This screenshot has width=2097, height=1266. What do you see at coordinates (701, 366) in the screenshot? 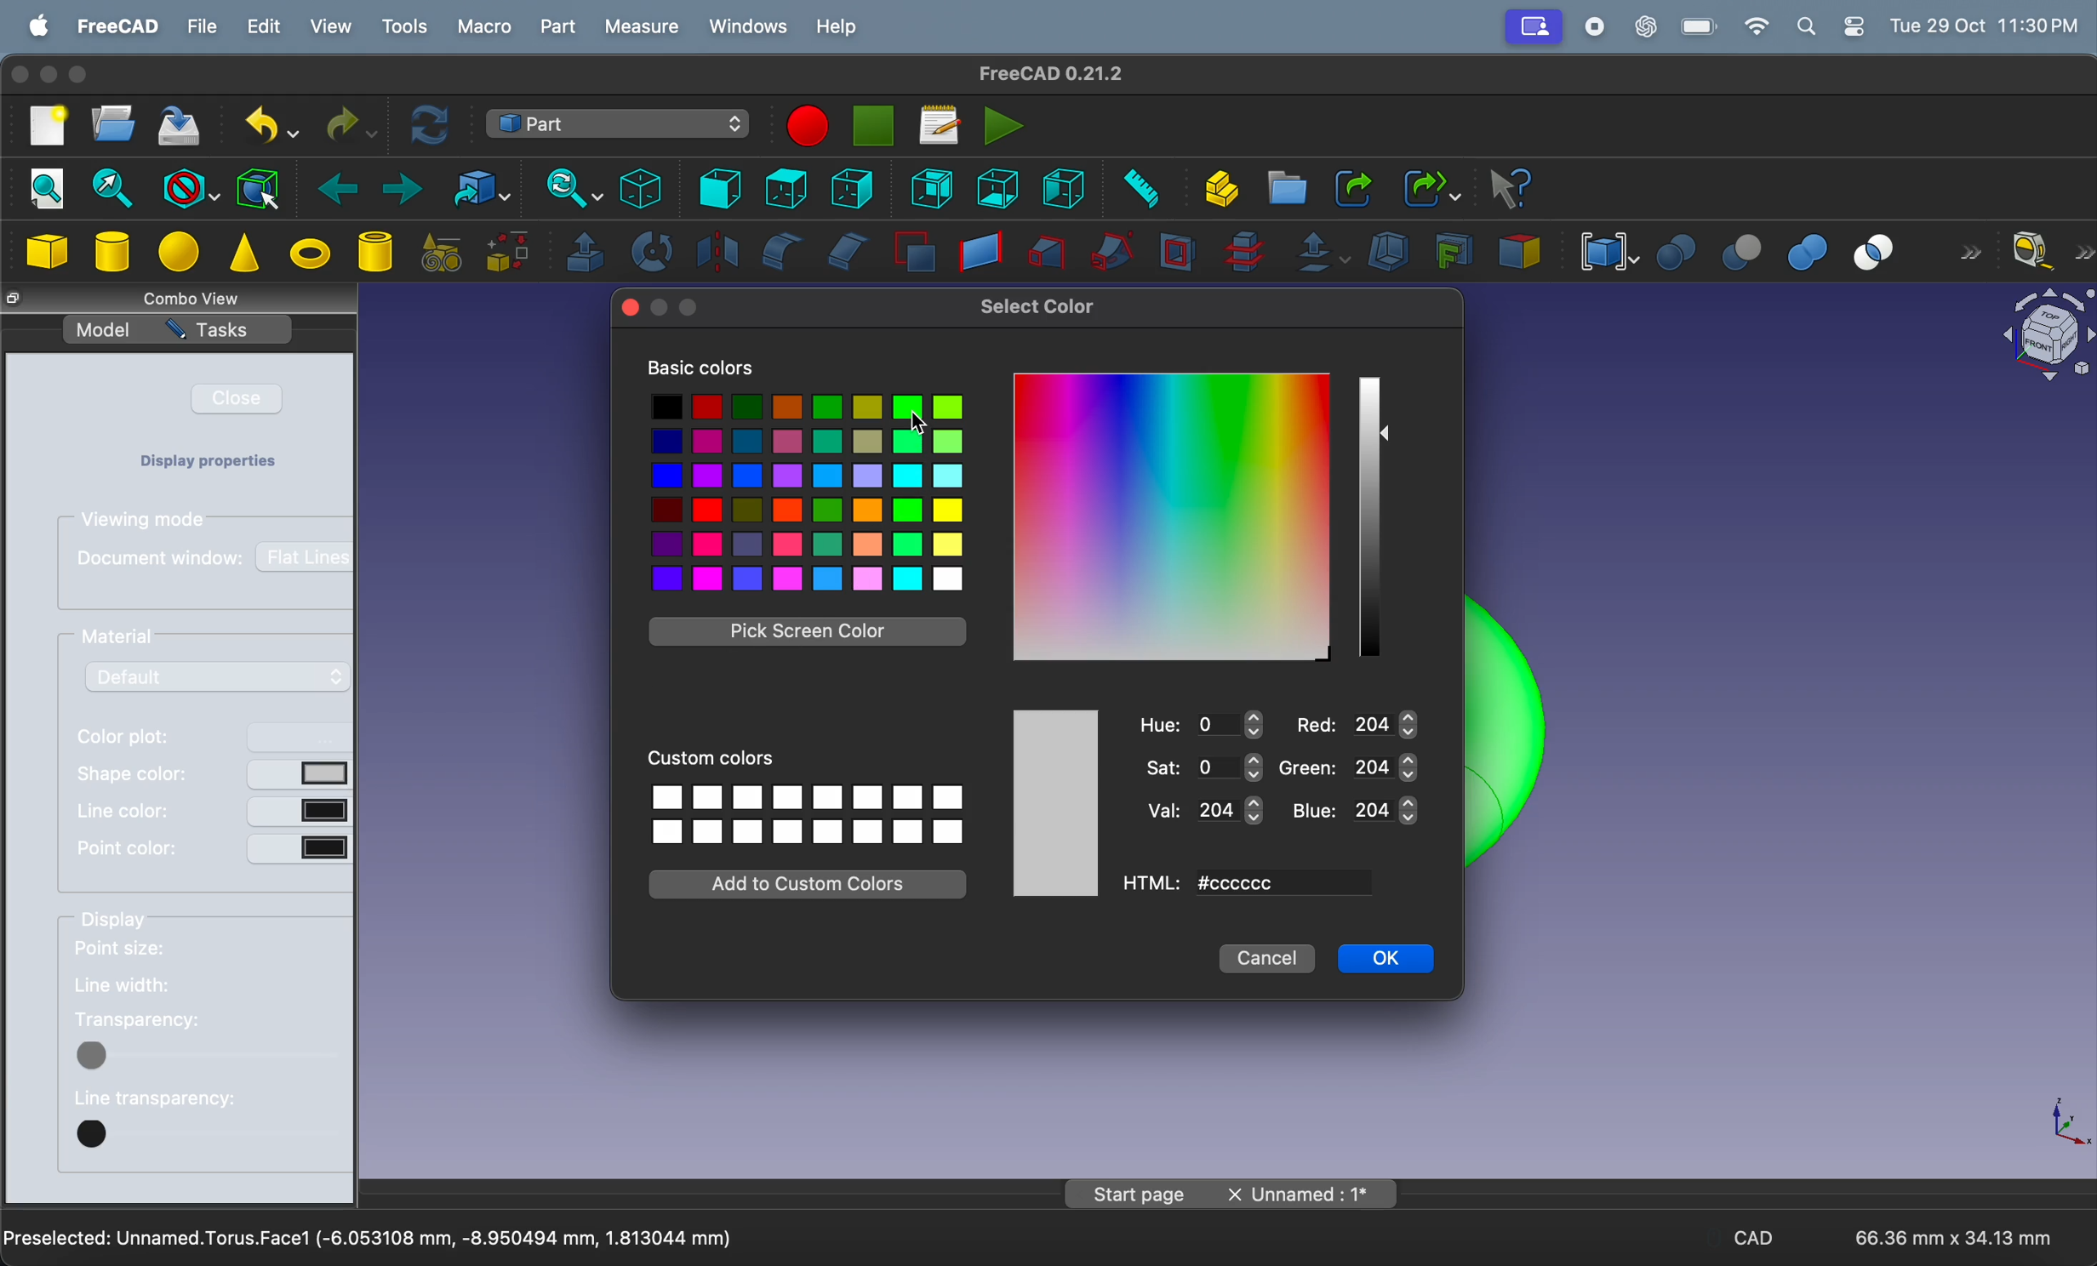
I see `Basic colors` at bounding box center [701, 366].